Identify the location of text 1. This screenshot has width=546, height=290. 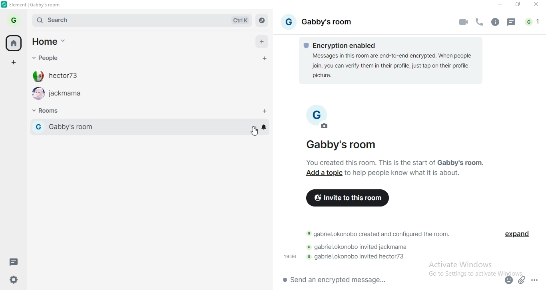
(388, 61).